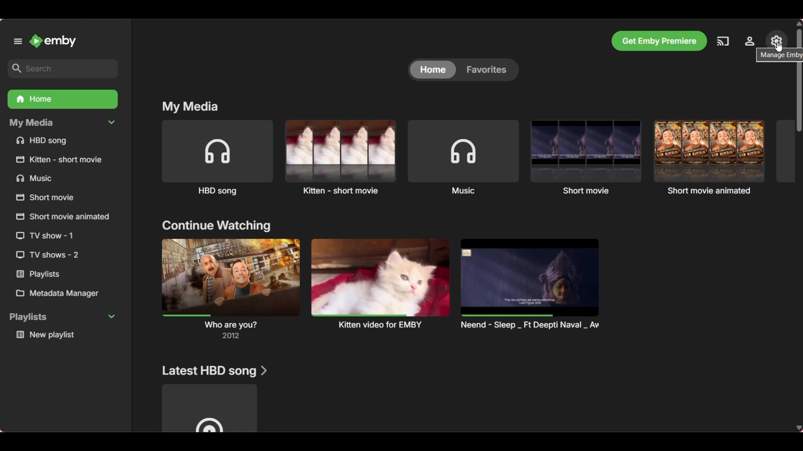  I want to click on Media under current section, so click(209, 408).